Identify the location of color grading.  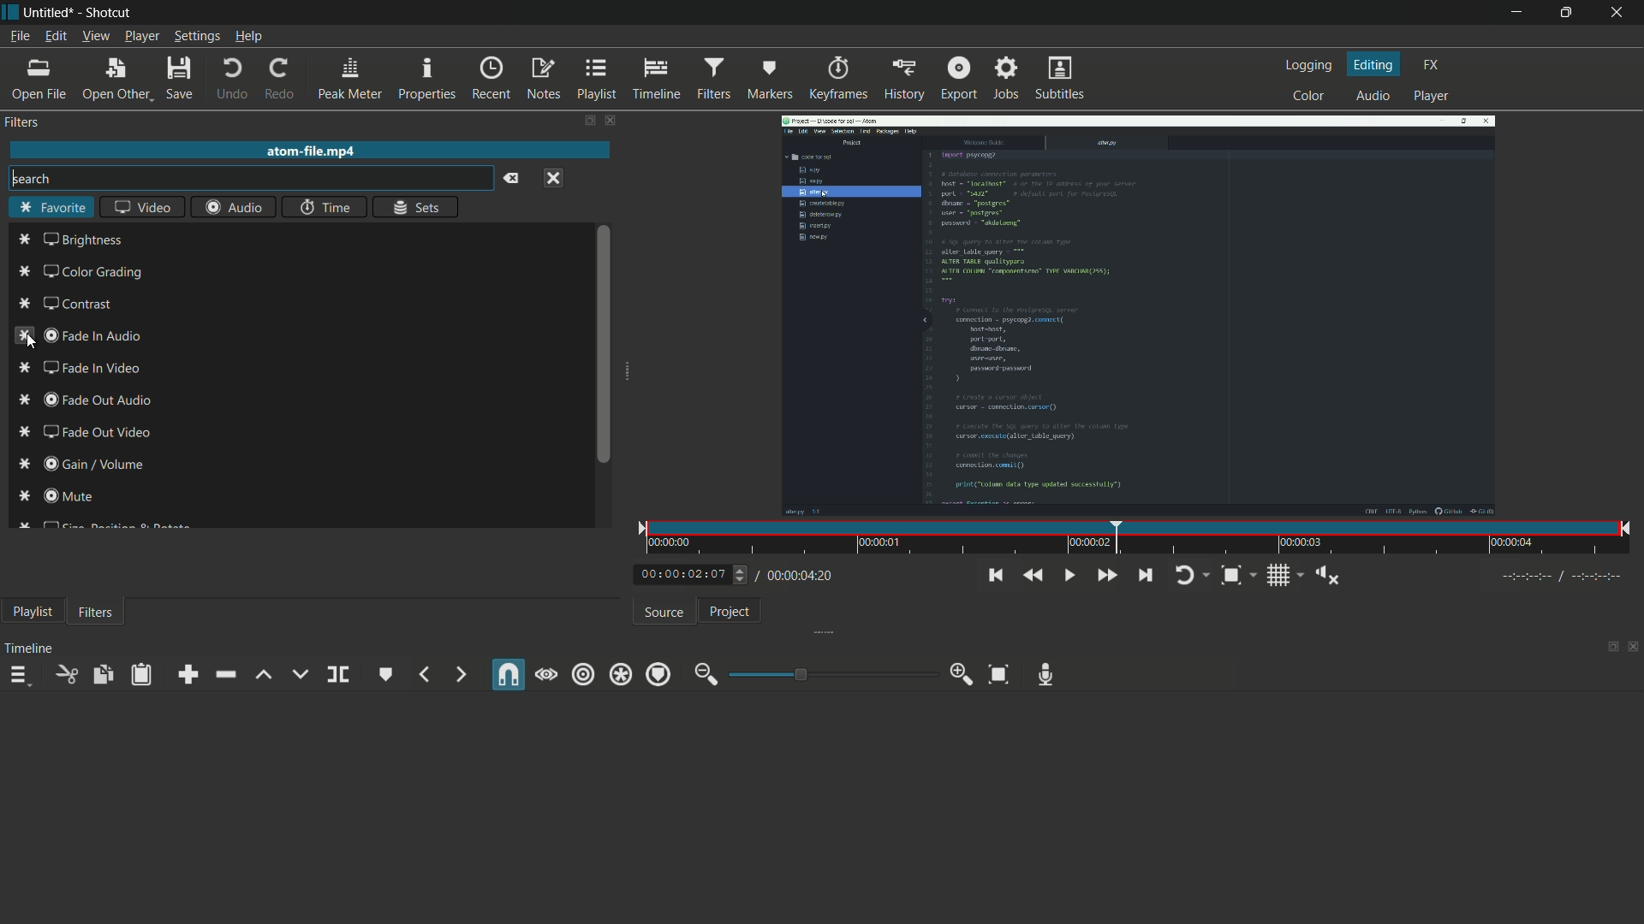
(95, 272).